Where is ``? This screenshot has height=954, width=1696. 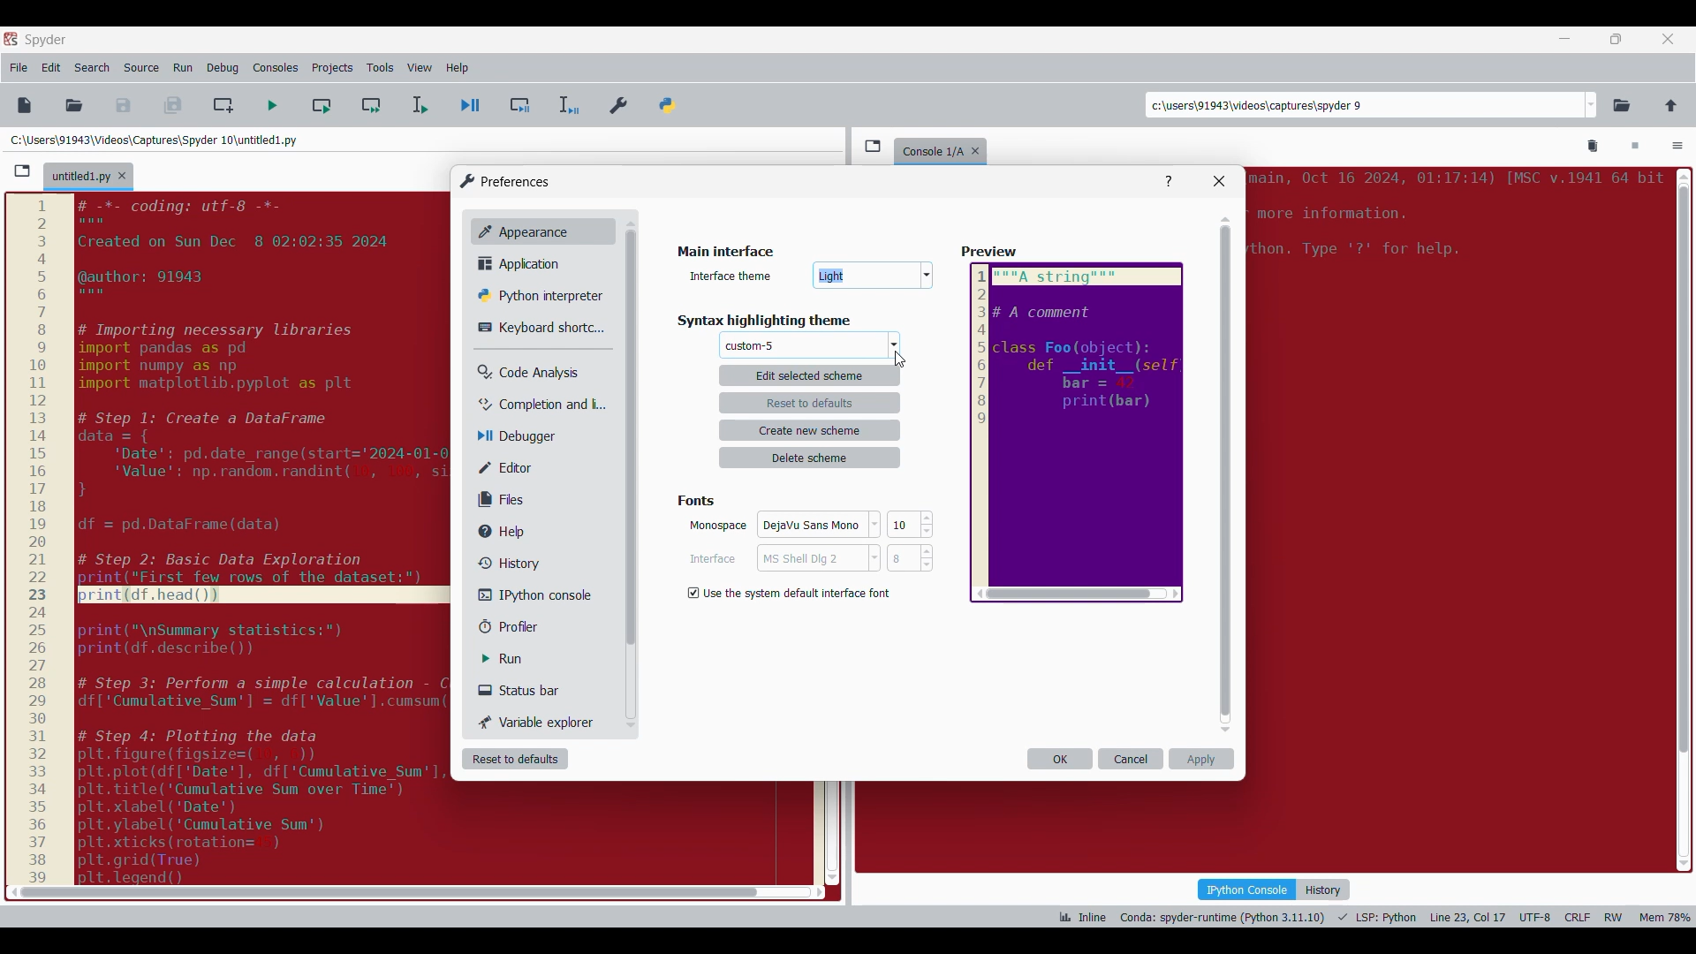
 is located at coordinates (991, 253).